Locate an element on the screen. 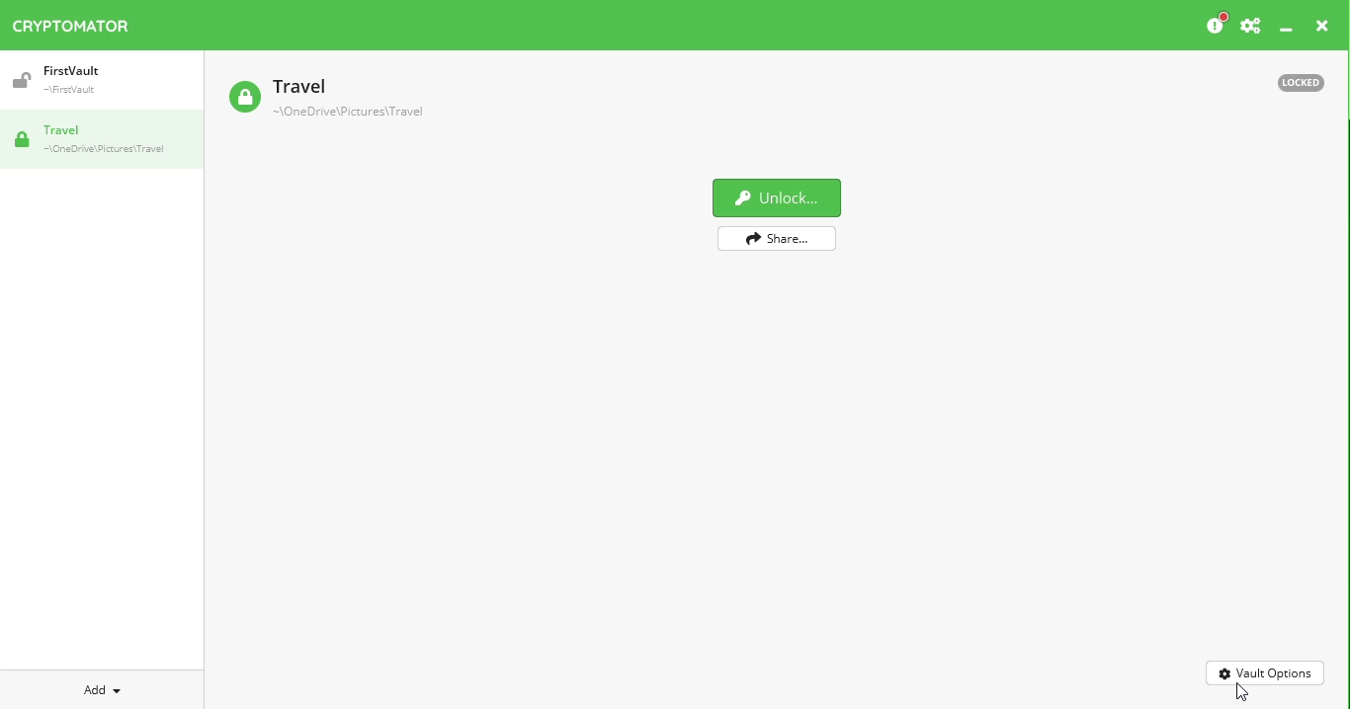 The image size is (1350, 709). Vault is located at coordinates (67, 78).